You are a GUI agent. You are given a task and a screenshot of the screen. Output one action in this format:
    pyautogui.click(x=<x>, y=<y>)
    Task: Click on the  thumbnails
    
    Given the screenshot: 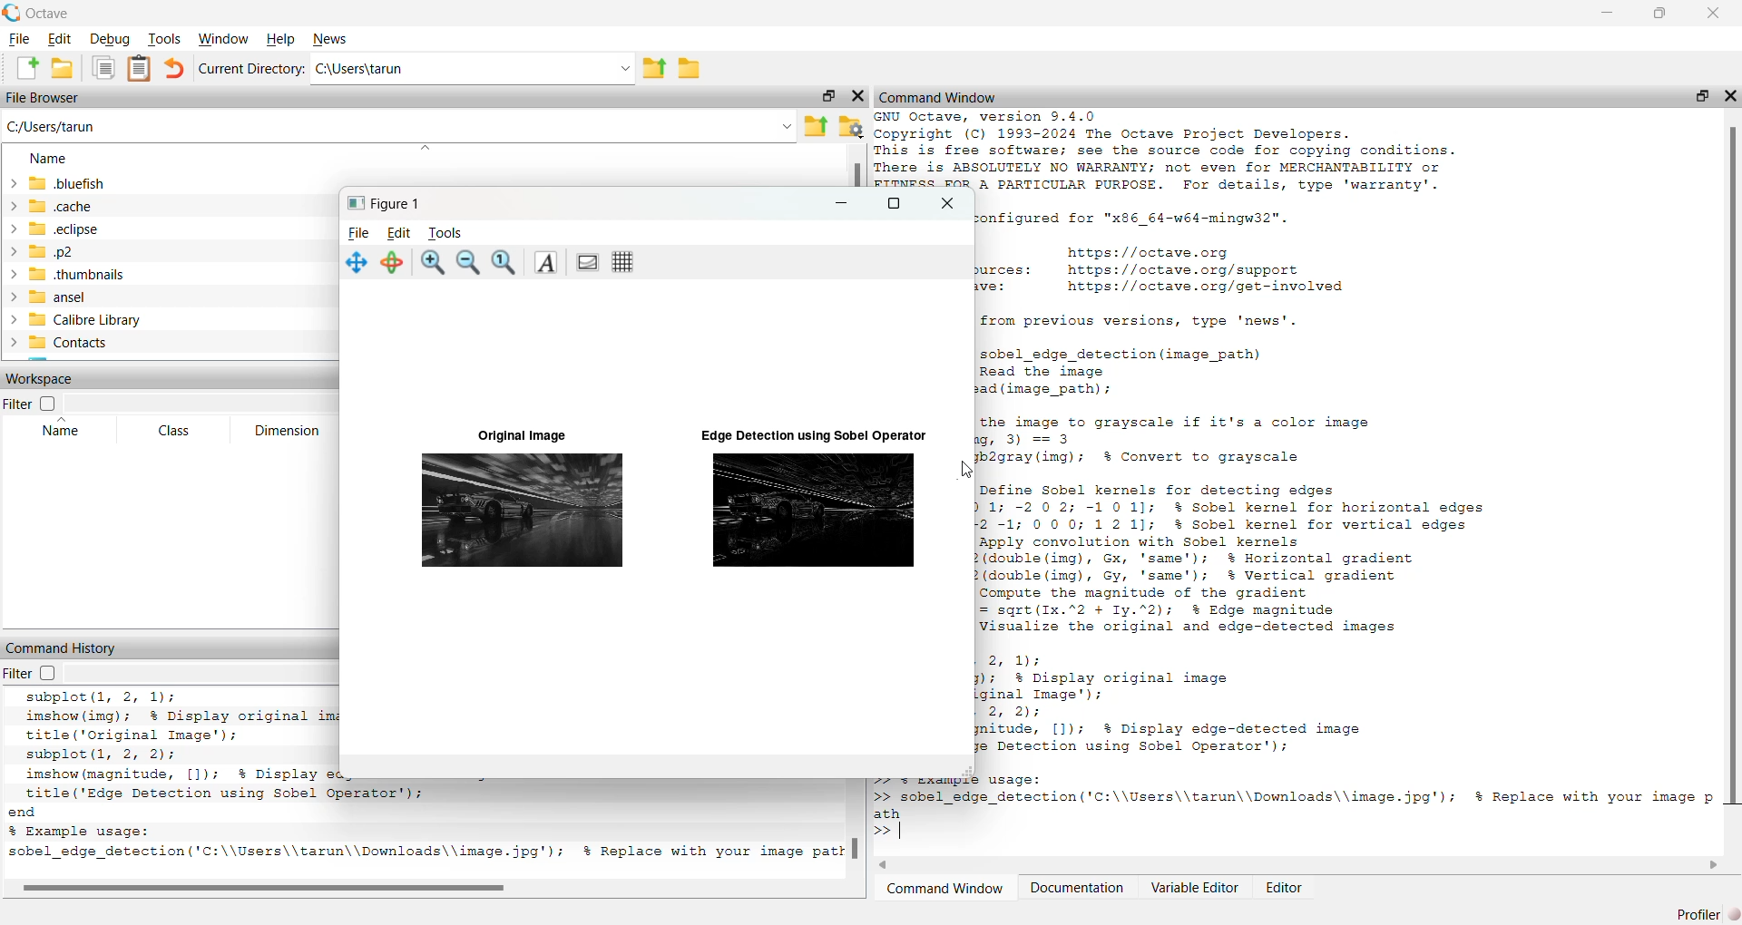 What is the action you would take?
    pyautogui.click(x=70, y=275)
    